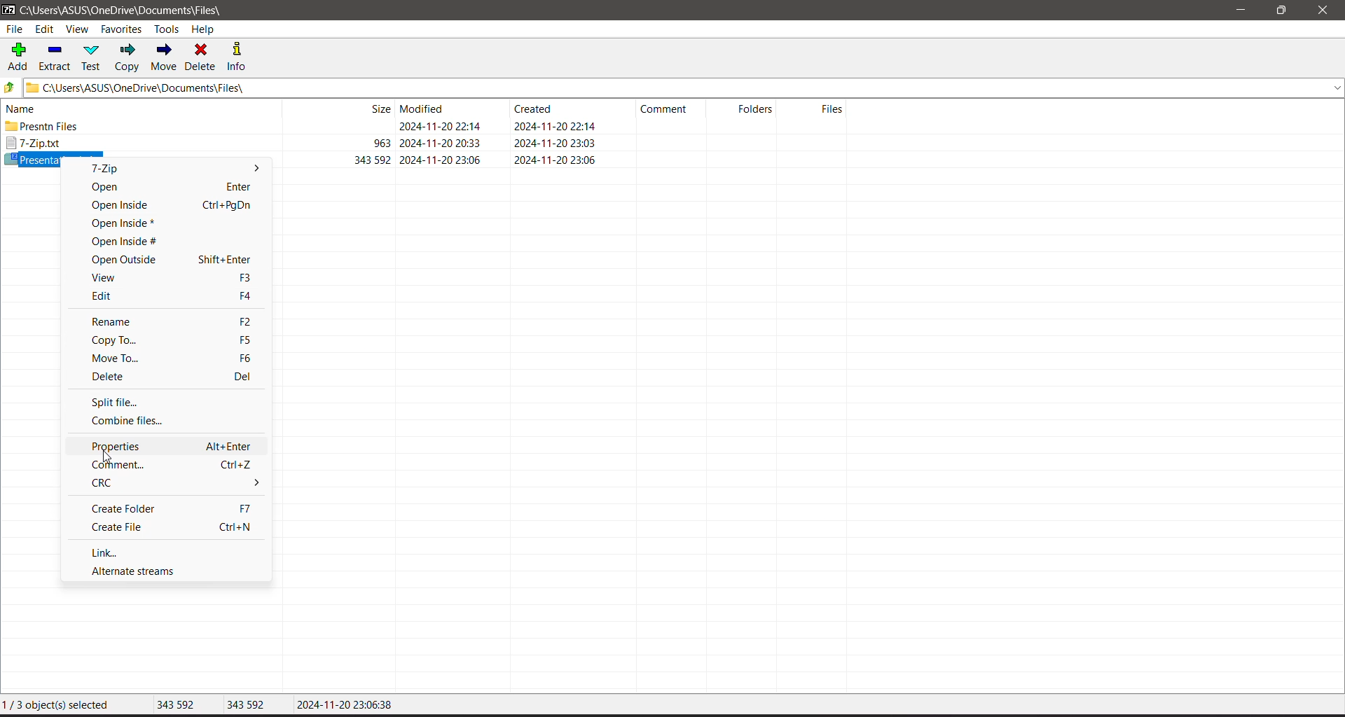  Describe the element at coordinates (169, 29) in the screenshot. I see `Tools` at that location.